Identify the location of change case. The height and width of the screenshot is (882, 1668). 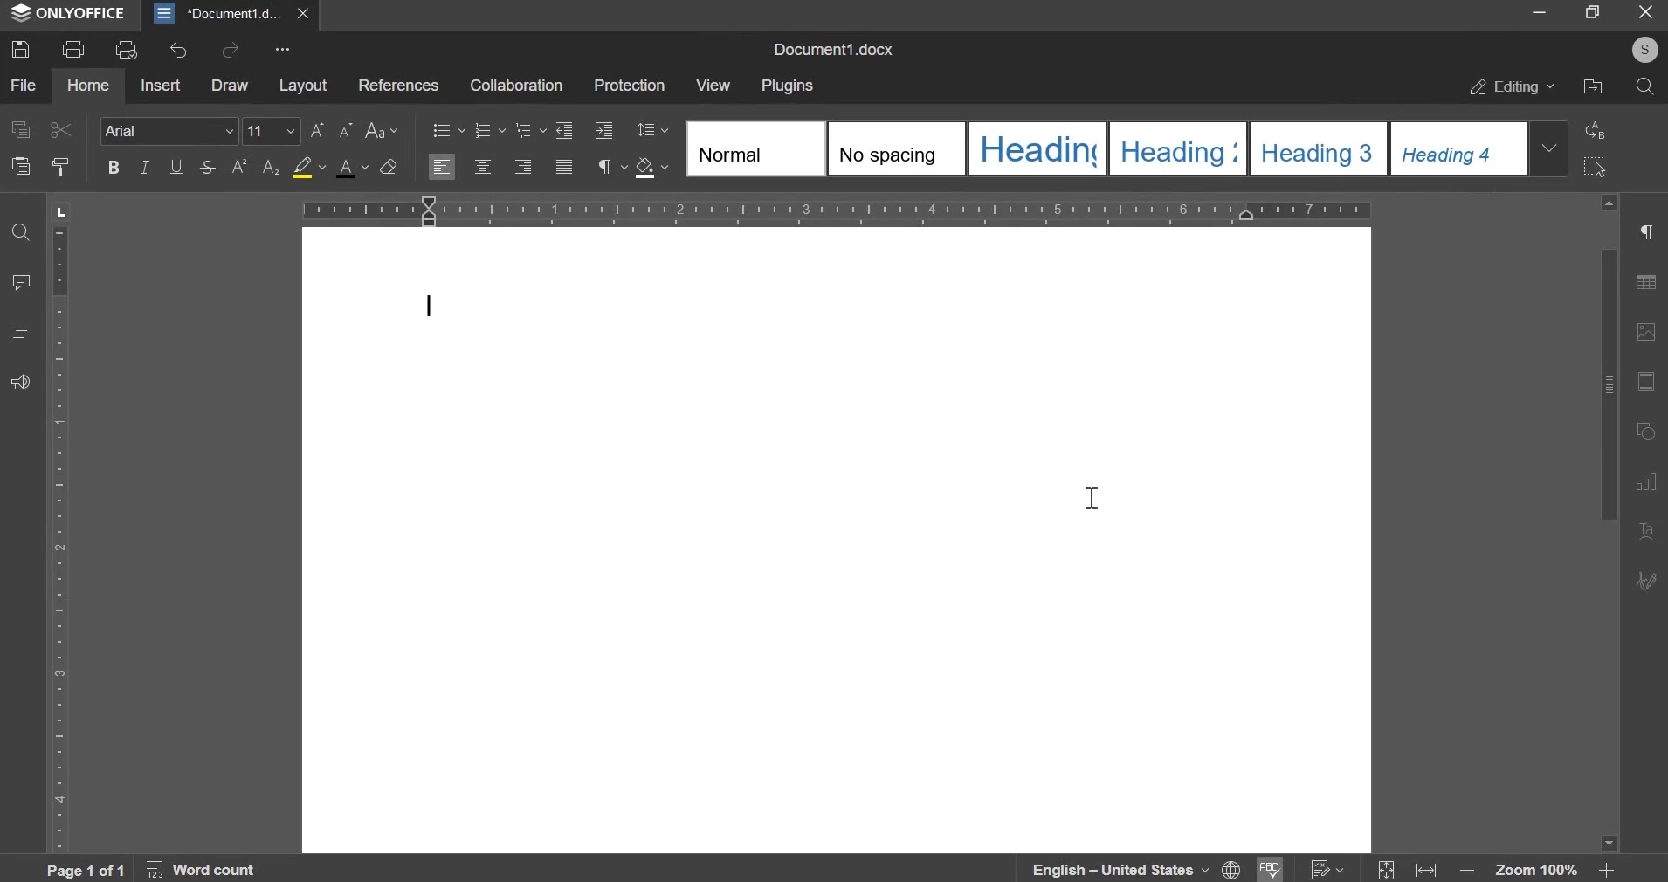
(389, 132).